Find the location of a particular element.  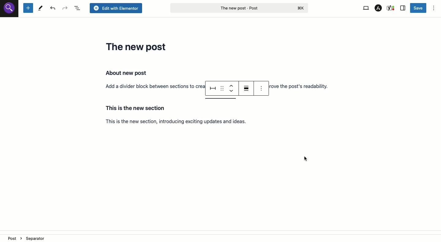

Options is located at coordinates (261, 87).